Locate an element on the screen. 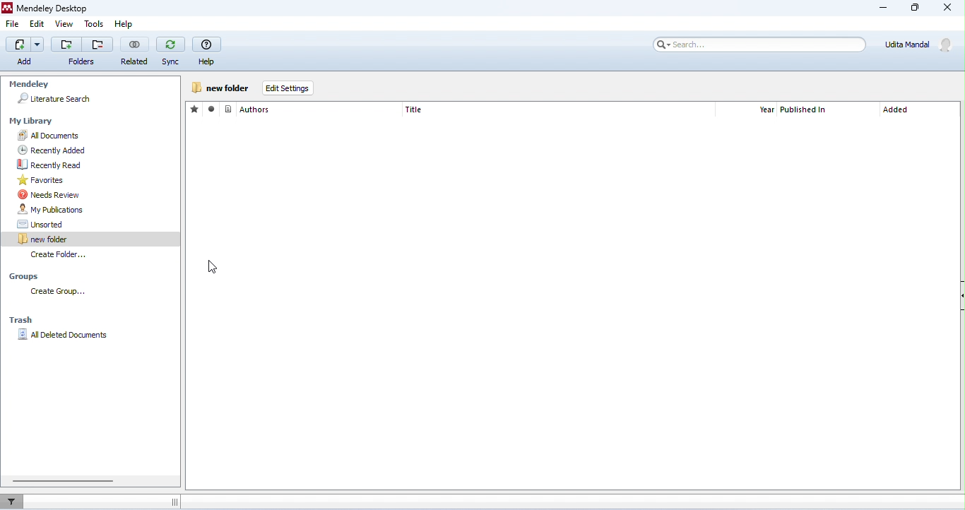  sync is located at coordinates (170, 52).